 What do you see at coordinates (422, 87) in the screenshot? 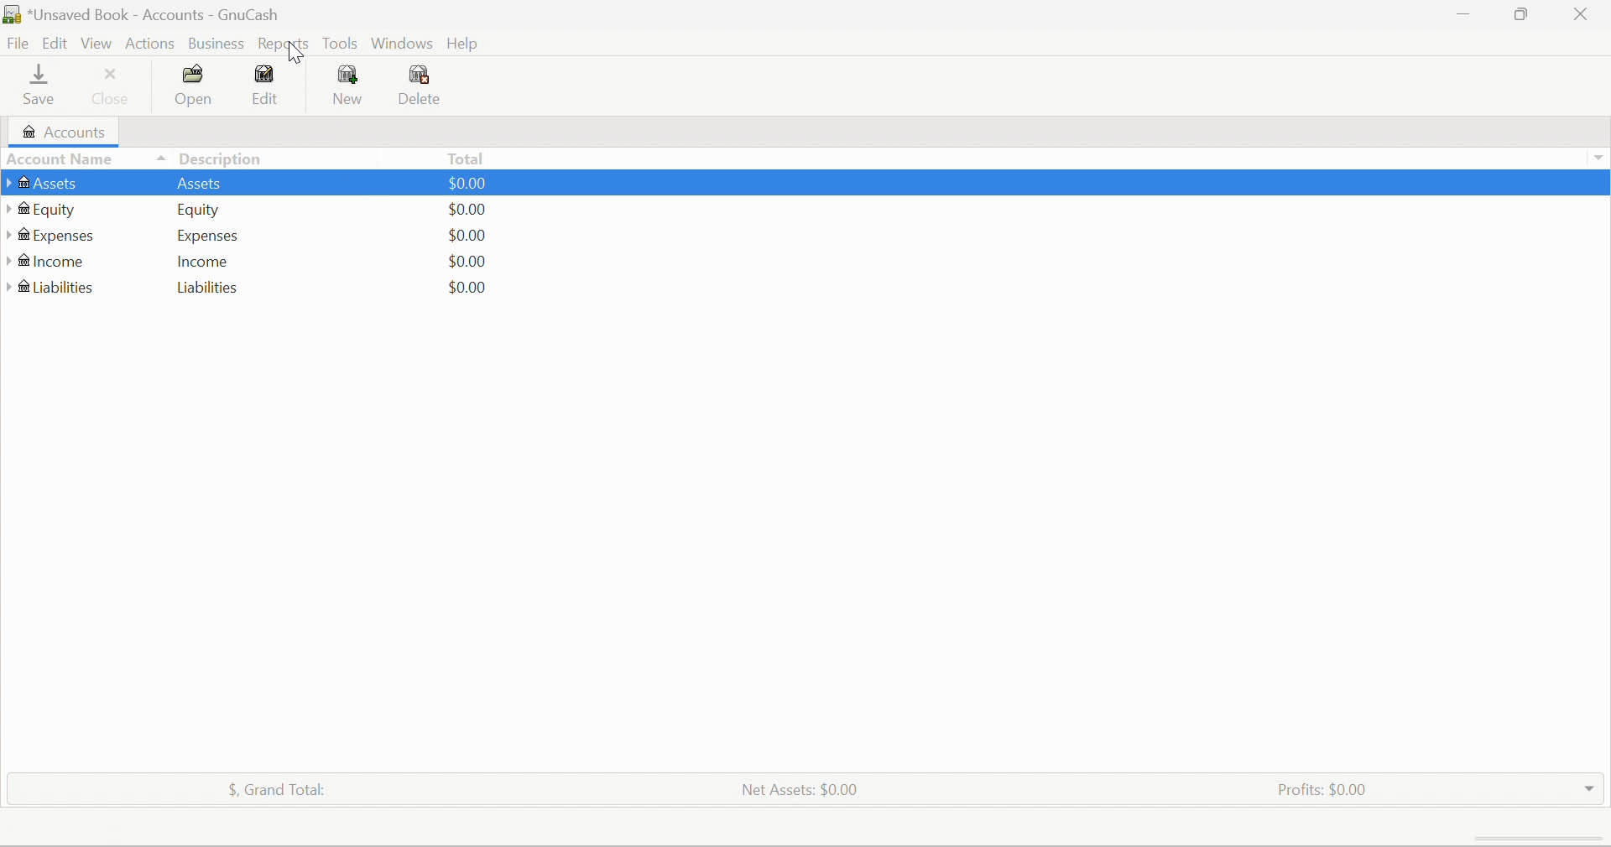
I see `Delete` at bounding box center [422, 87].